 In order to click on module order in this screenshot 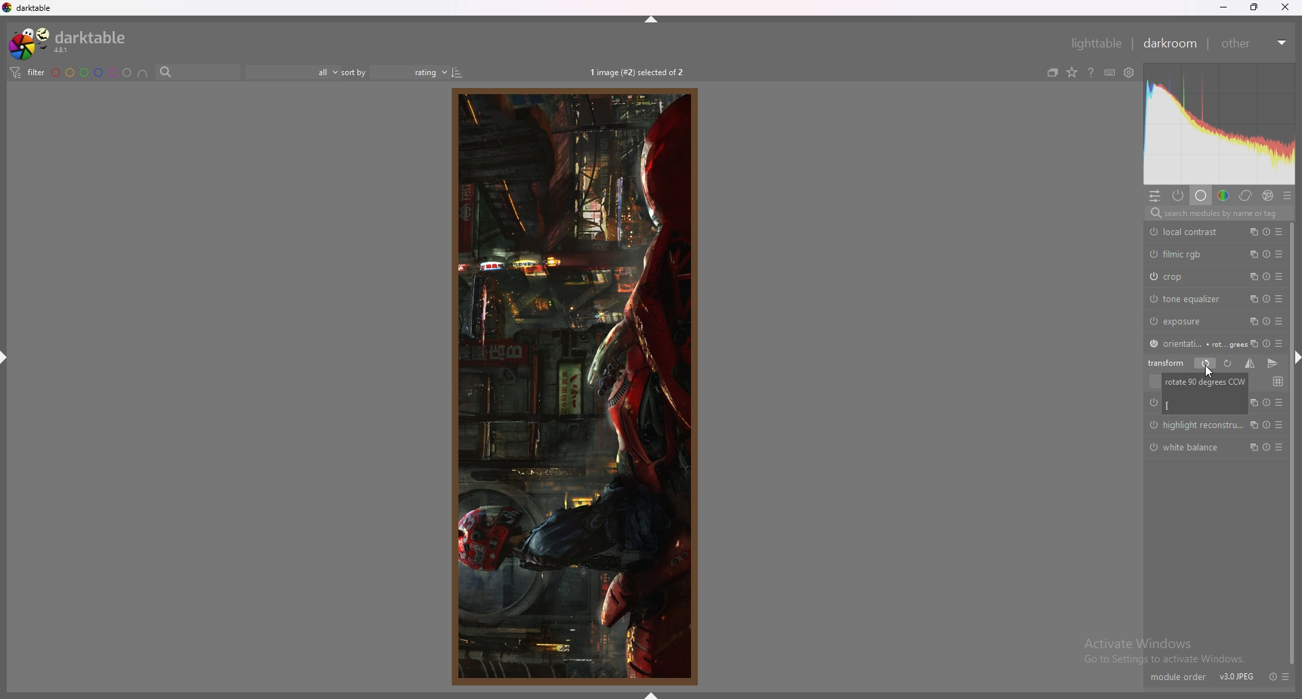, I will do `click(1178, 677)`.